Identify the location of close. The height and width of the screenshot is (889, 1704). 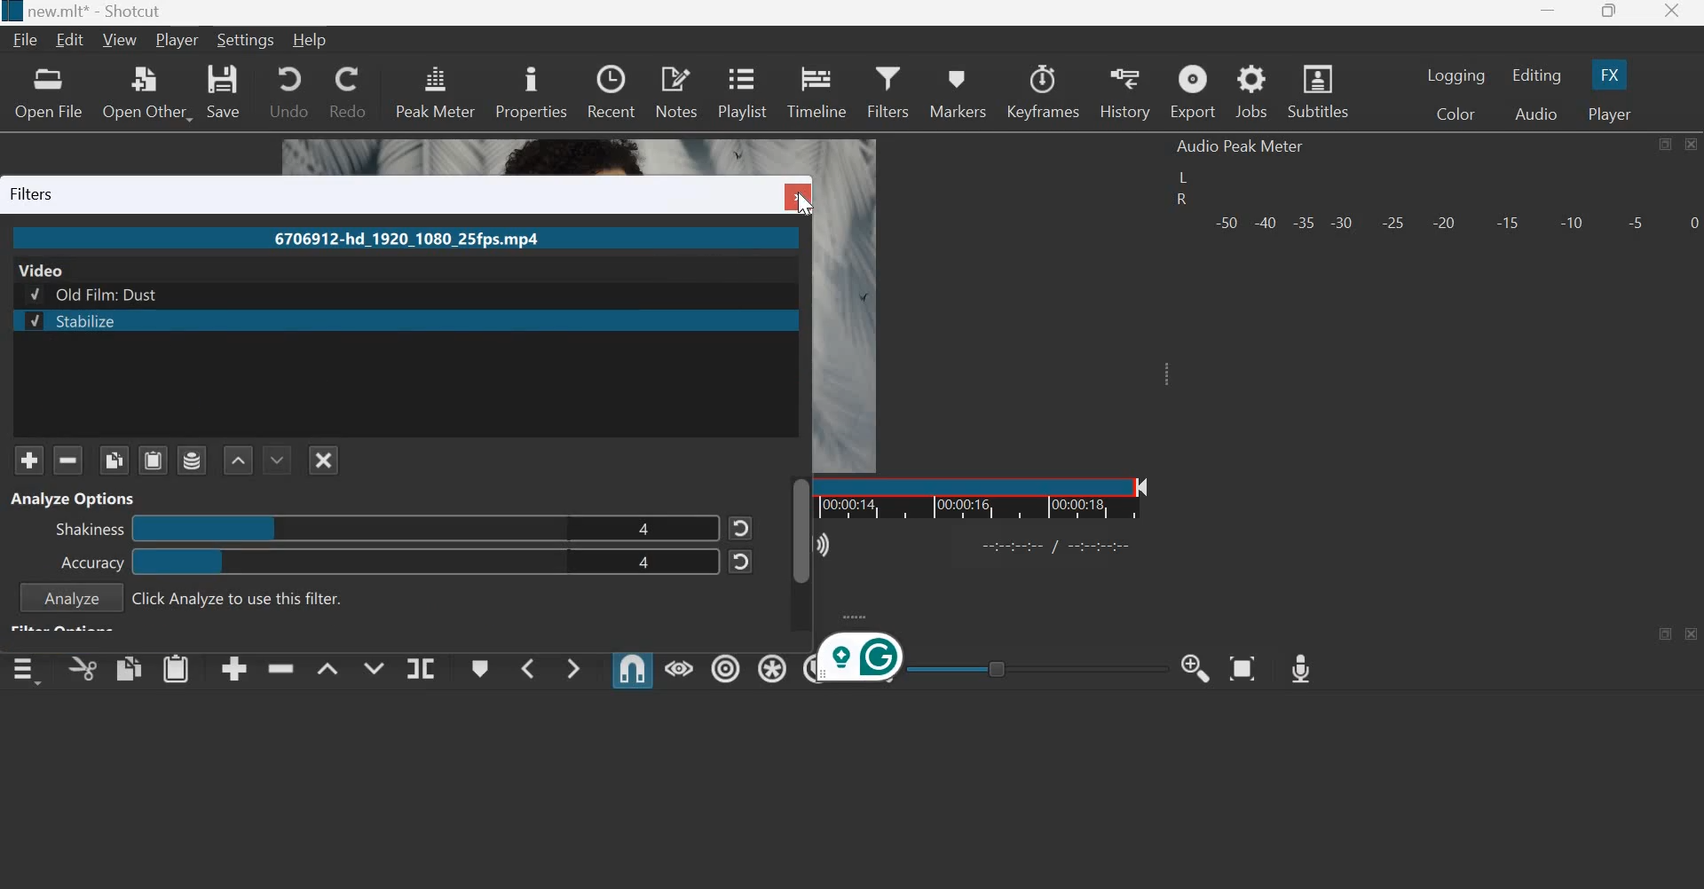
(796, 196).